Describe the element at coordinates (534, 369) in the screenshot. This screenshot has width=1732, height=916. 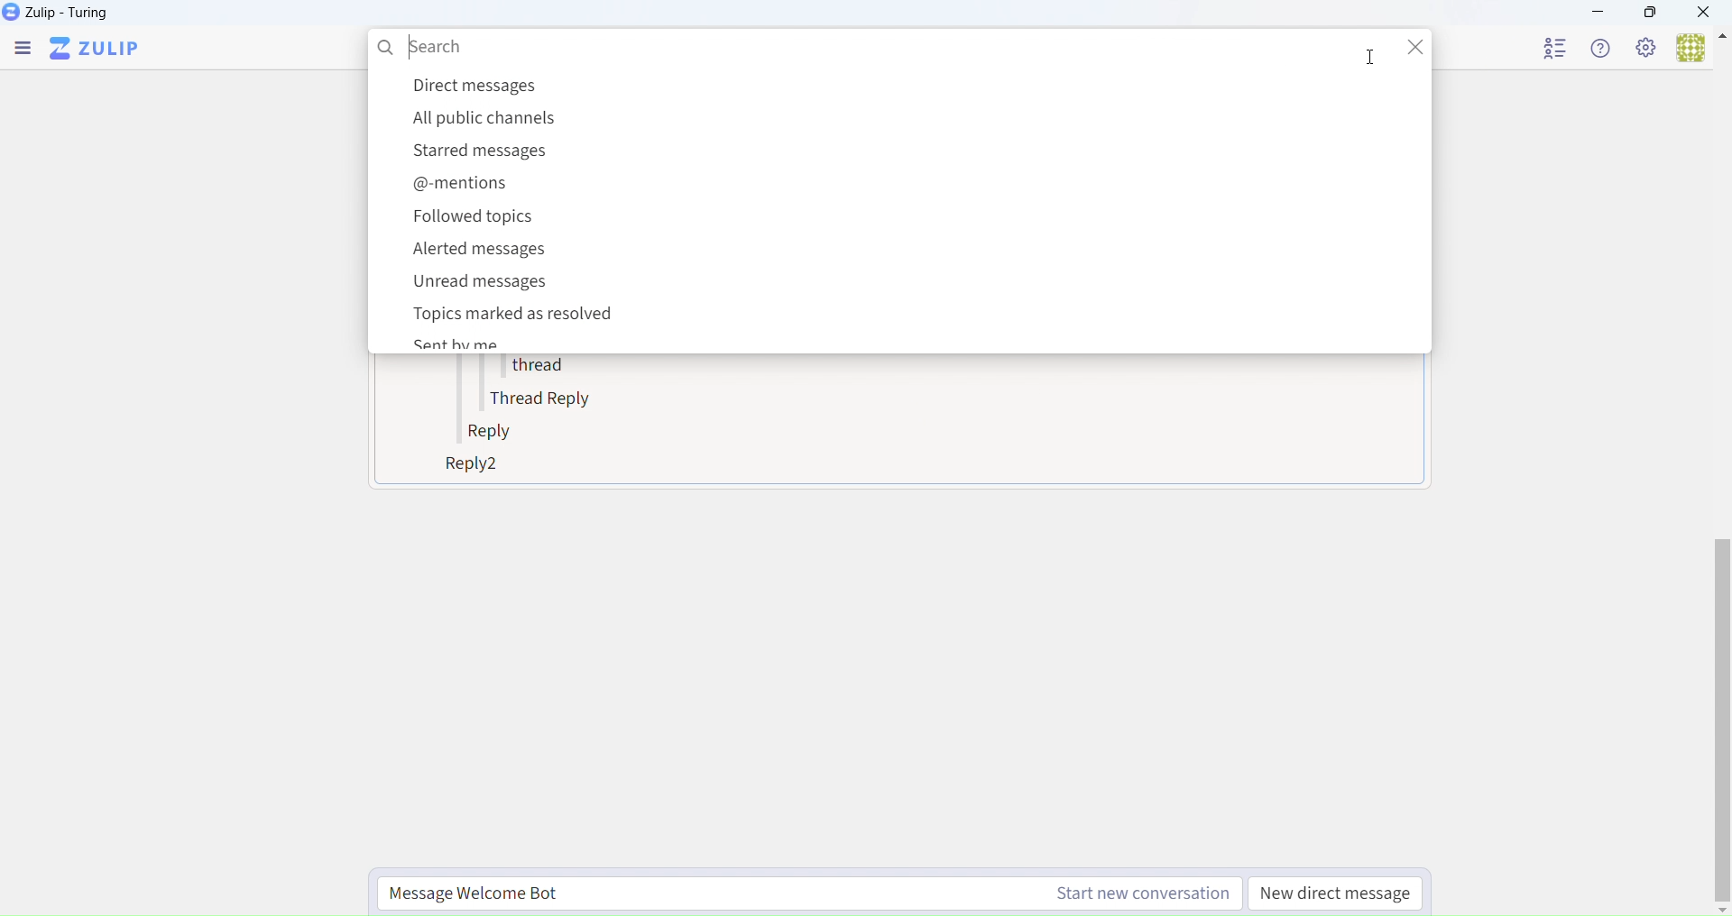
I see `thread` at that location.